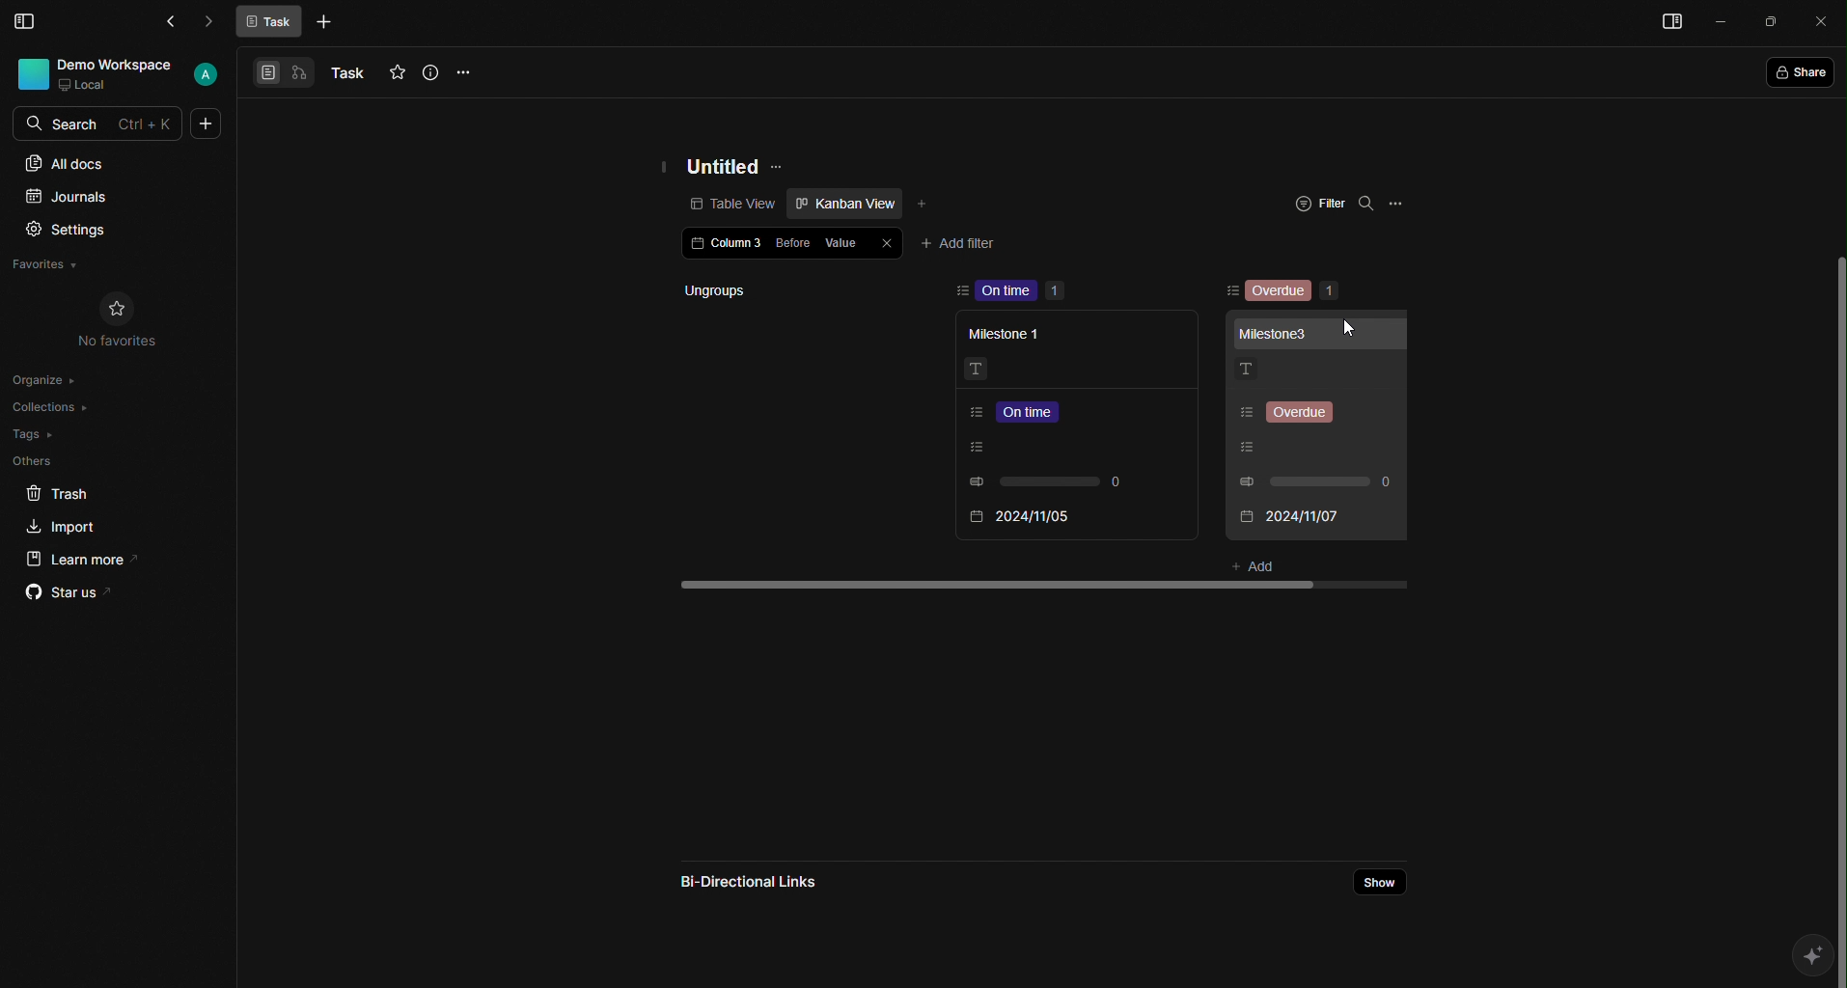  I want to click on Scroll, so click(1834, 519).